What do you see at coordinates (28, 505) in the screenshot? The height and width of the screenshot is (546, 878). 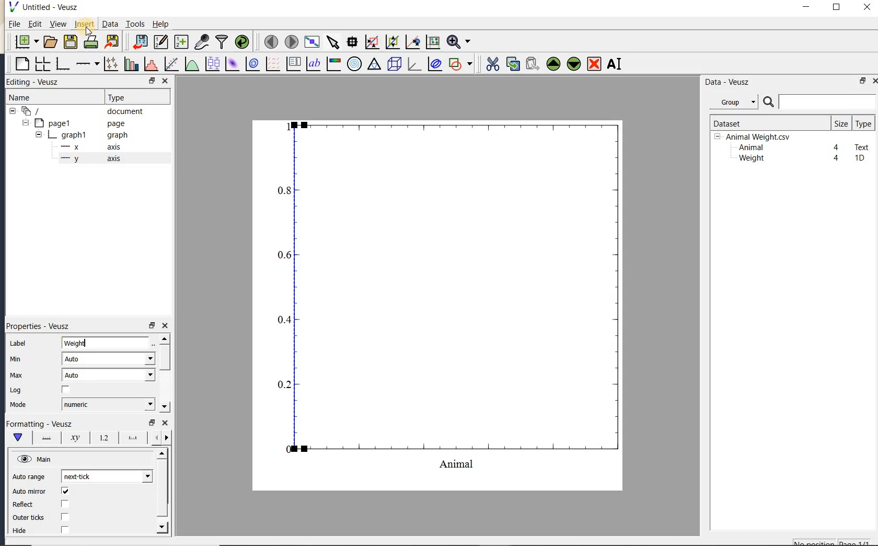 I see `Reflect` at bounding box center [28, 505].